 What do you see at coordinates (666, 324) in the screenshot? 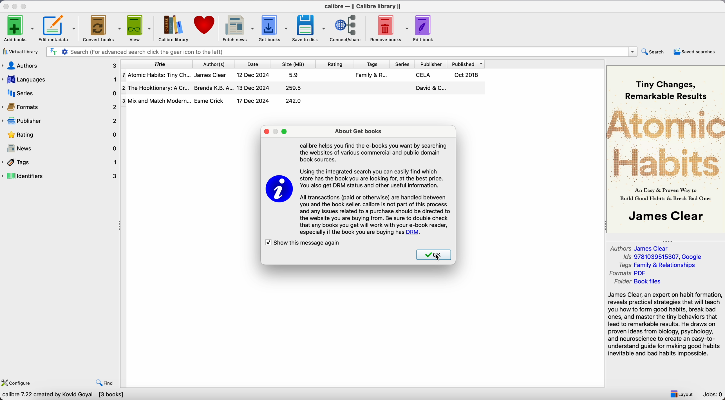
I see `synopsis` at bounding box center [666, 324].